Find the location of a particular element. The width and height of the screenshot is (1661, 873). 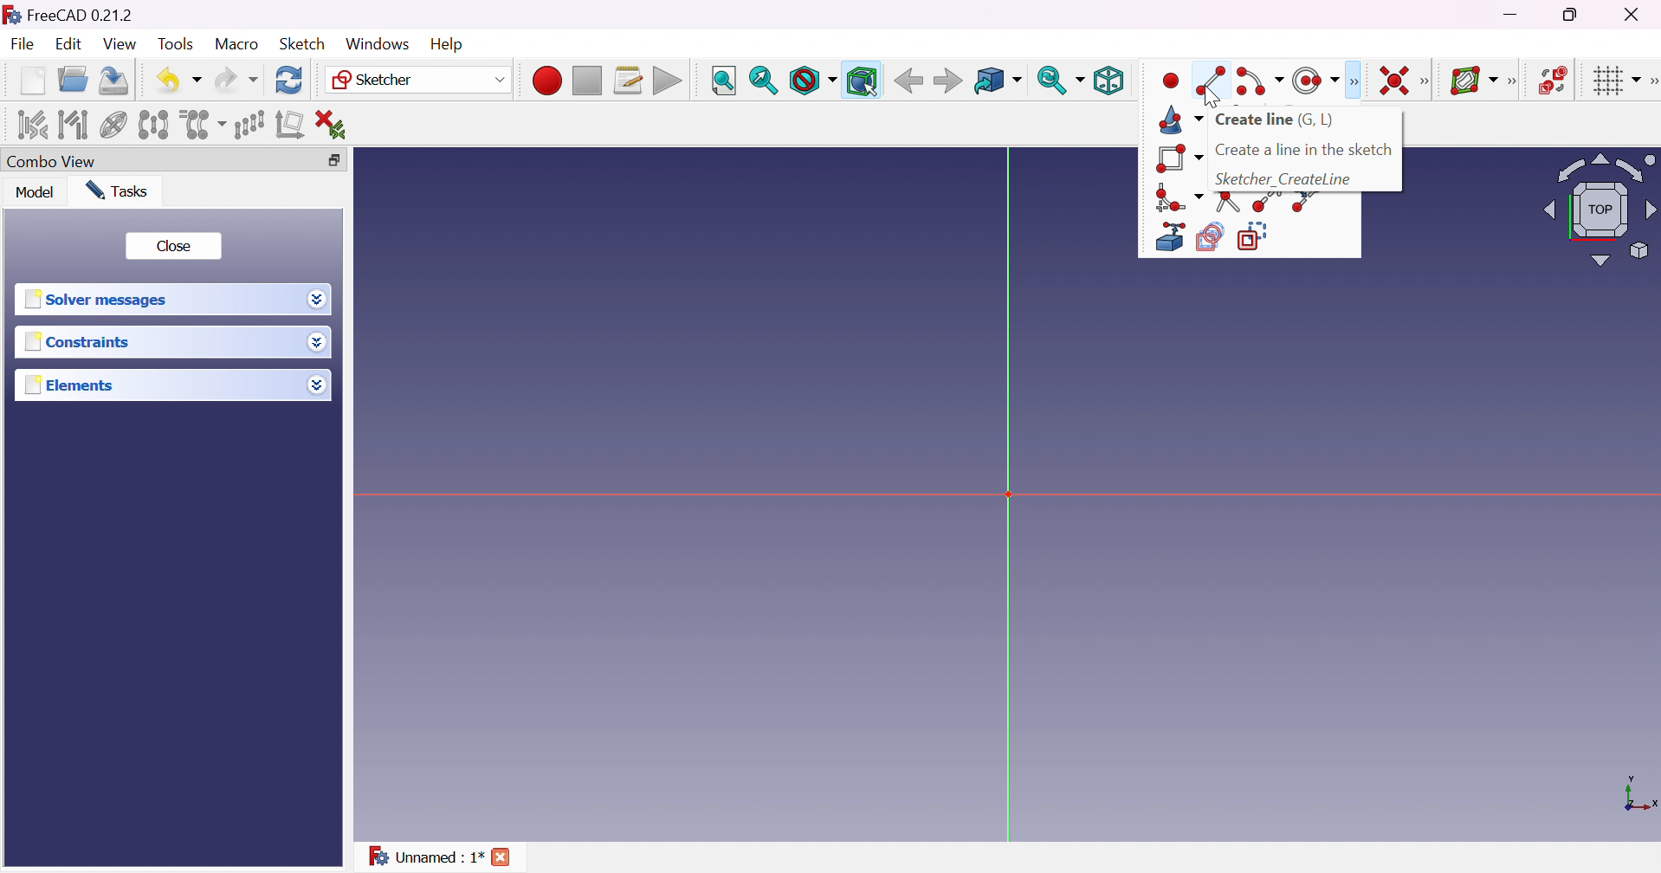

Bounding box is located at coordinates (861, 80).